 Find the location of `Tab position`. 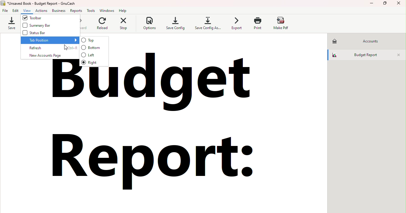

Tab position is located at coordinates (50, 40).